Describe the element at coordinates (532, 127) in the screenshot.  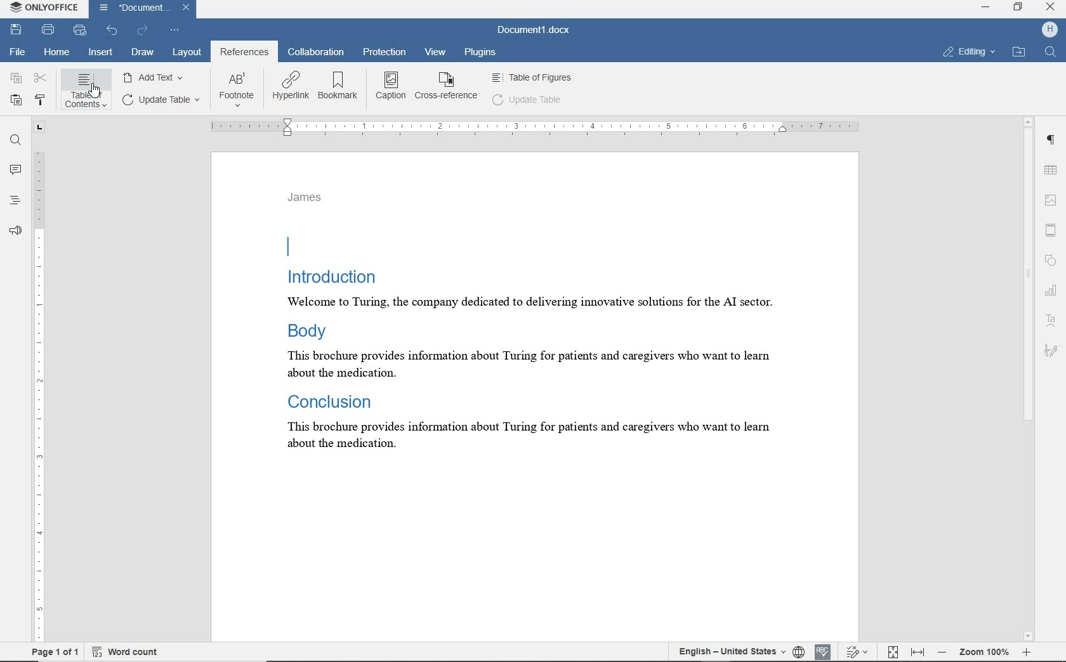
I see `ruler` at that location.